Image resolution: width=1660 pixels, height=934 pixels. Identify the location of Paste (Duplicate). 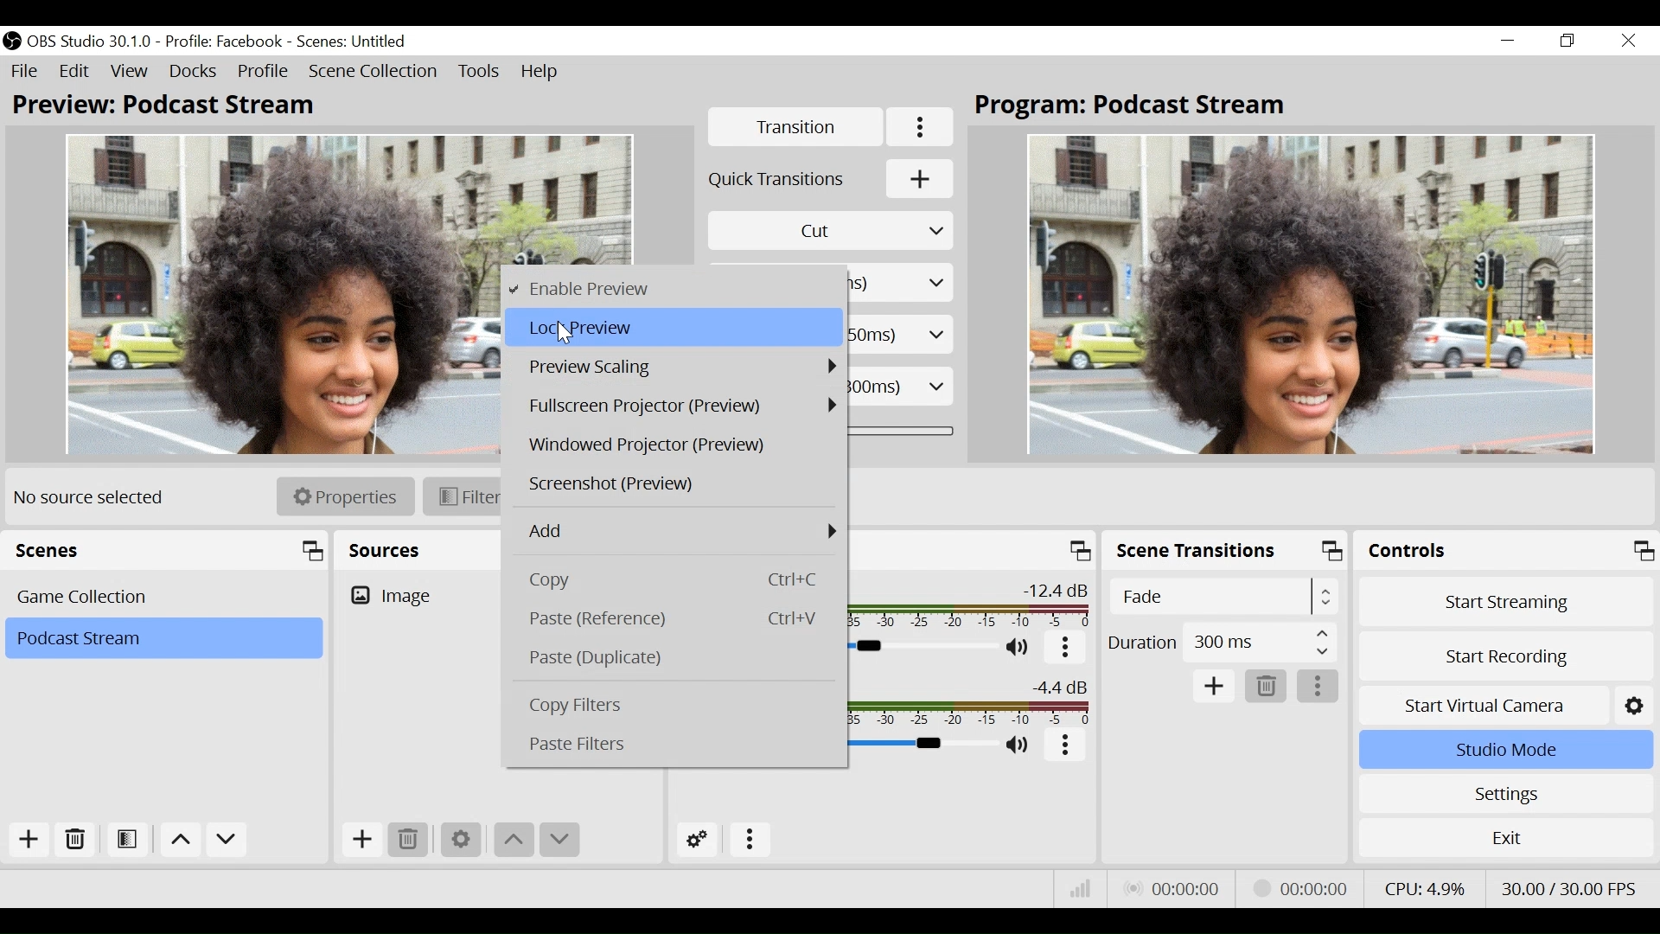
(679, 658).